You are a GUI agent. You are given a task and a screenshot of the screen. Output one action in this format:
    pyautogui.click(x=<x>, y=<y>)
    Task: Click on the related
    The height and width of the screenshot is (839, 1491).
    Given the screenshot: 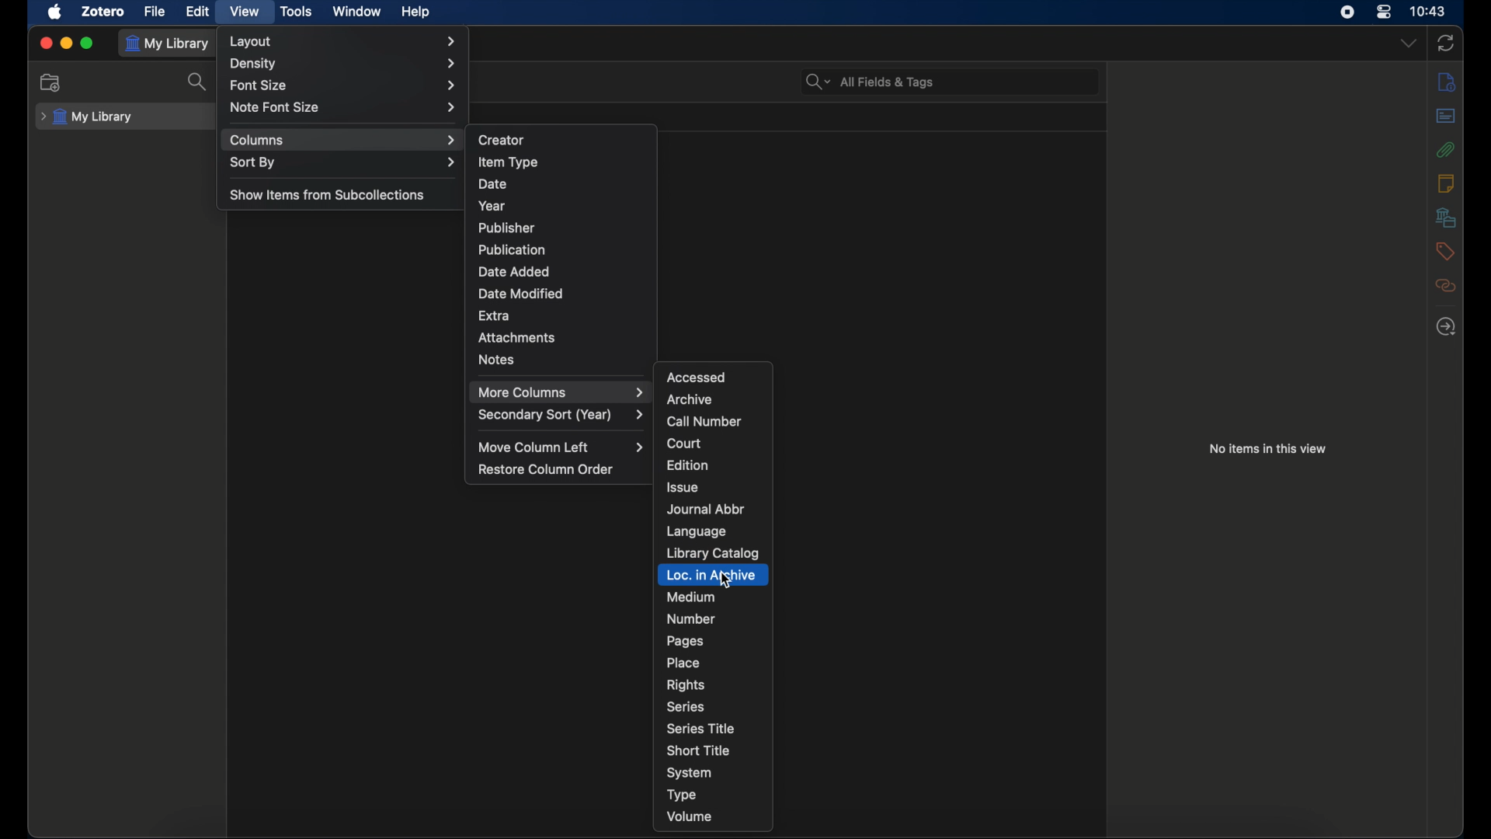 What is the action you would take?
    pyautogui.click(x=1445, y=285)
    